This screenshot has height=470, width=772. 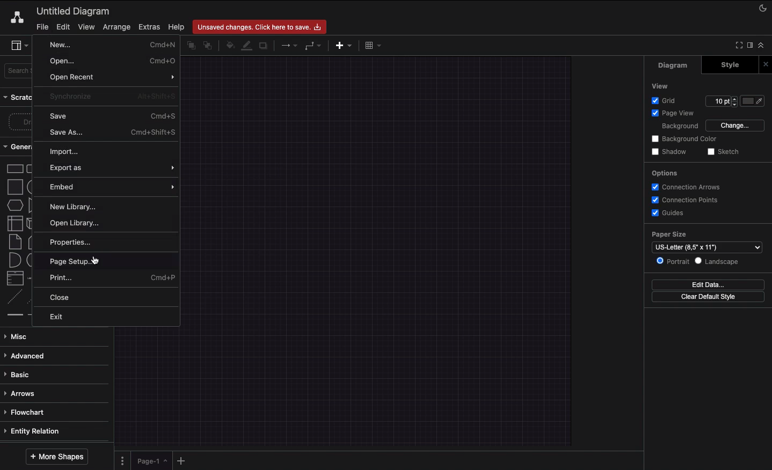 I want to click on List, so click(x=14, y=278).